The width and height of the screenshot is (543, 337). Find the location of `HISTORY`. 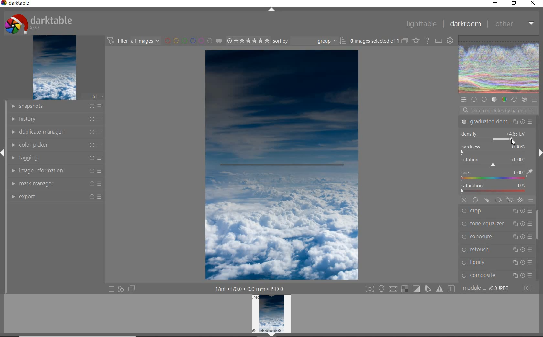

HISTORY is located at coordinates (56, 118).